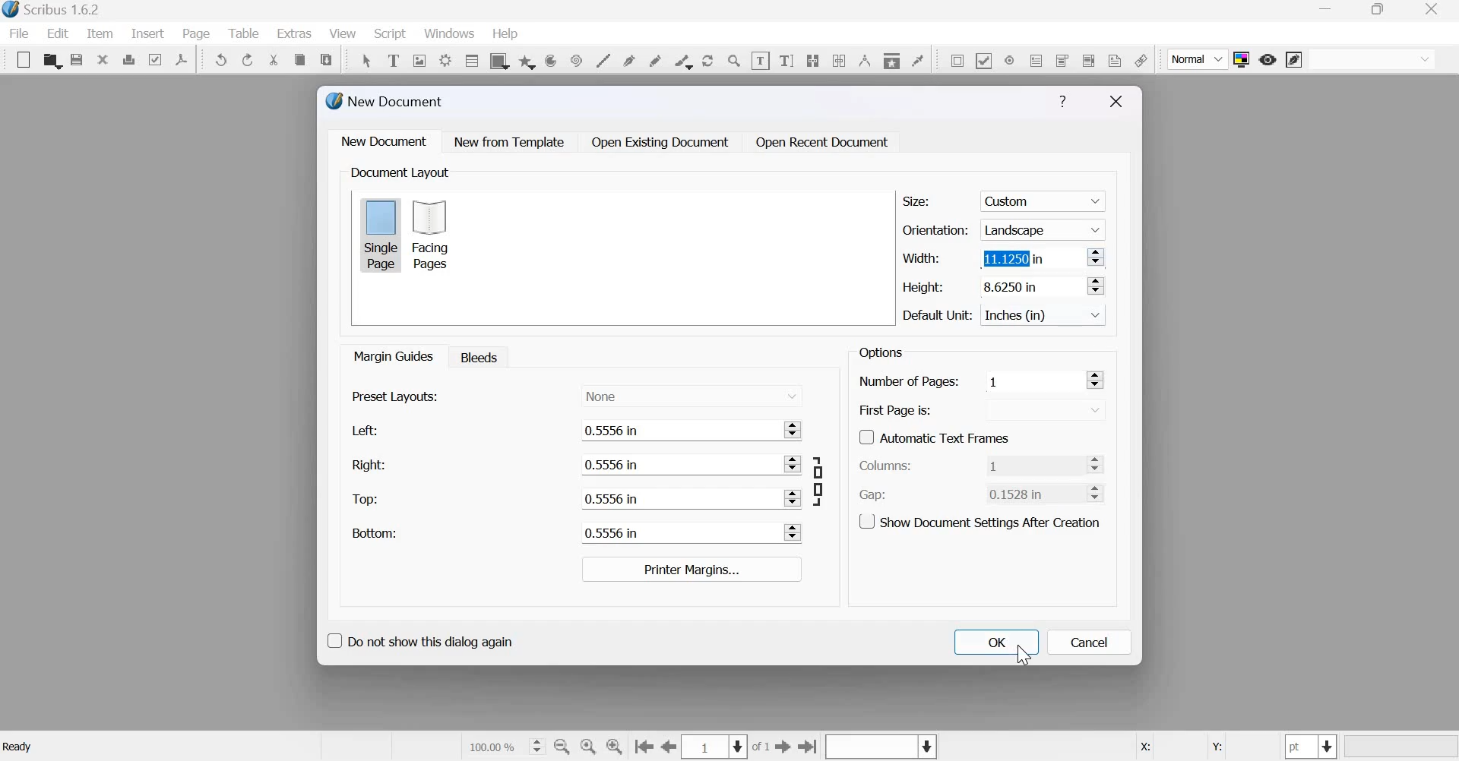 This screenshot has width=1459, height=761. I want to click on New document, so click(385, 141).